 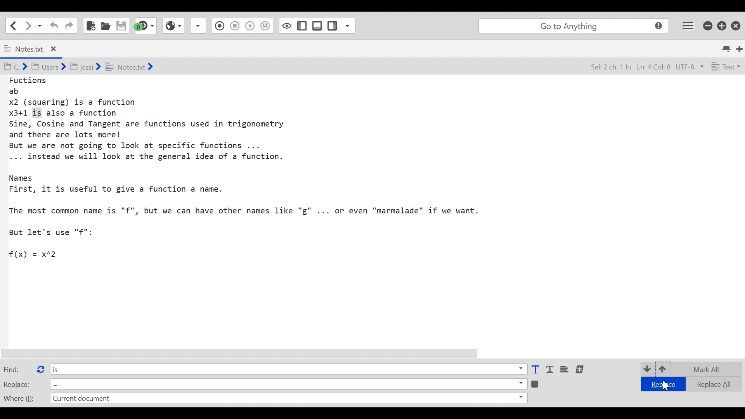 I want to click on Cursor, so click(x=664, y=385).